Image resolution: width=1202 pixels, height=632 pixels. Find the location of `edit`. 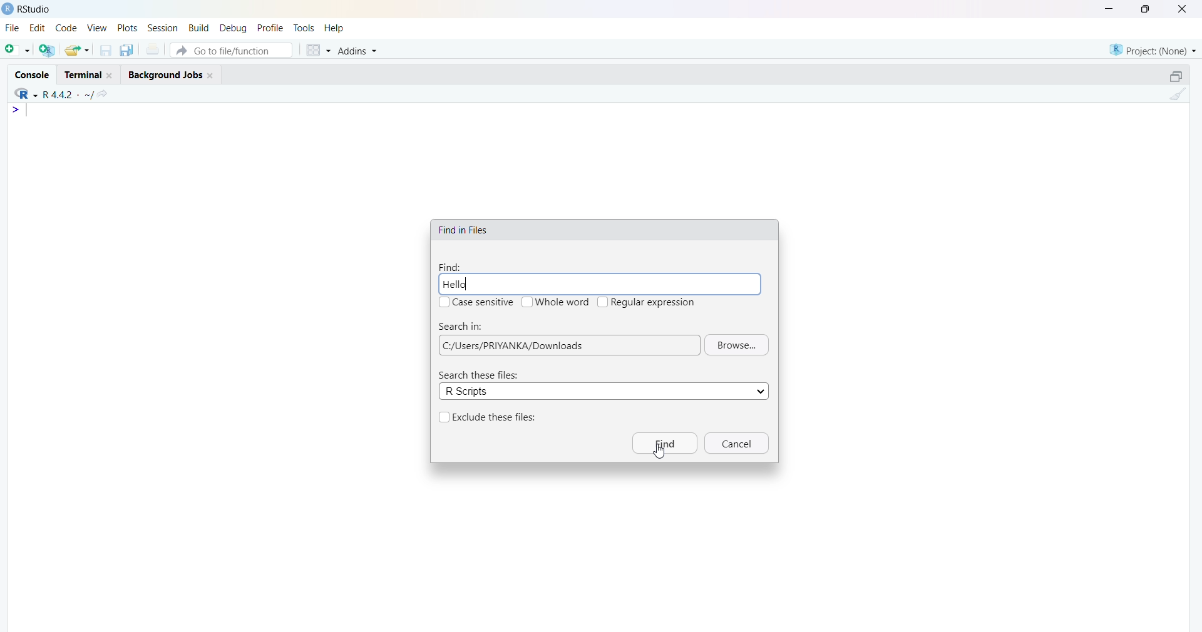

edit is located at coordinates (38, 28).